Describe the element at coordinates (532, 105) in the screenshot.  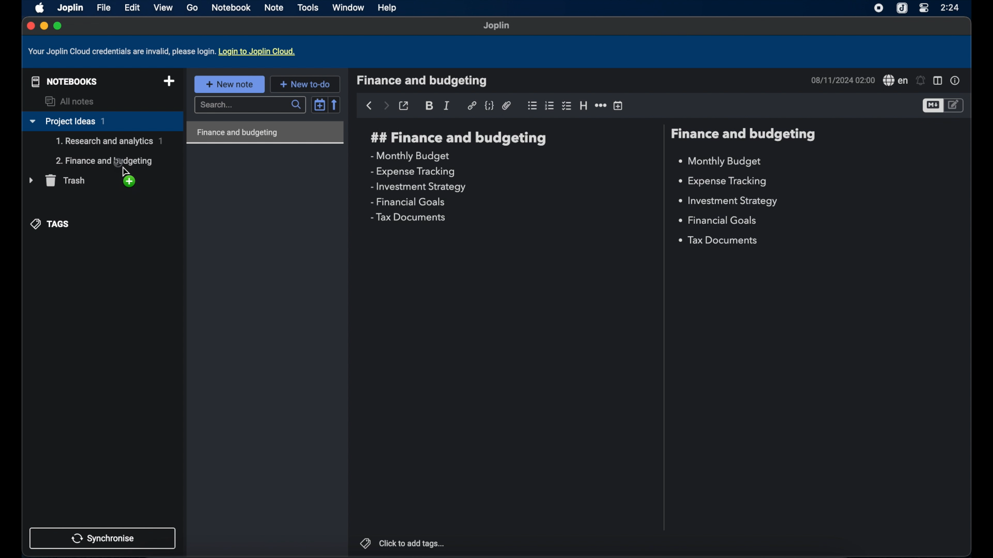
I see `bulleted list` at that location.